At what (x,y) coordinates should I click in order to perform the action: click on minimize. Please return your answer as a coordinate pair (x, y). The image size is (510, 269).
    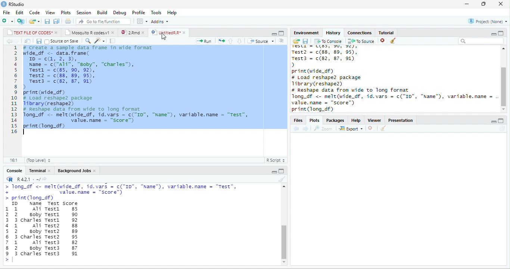
    Looking at the image, I should click on (494, 34).